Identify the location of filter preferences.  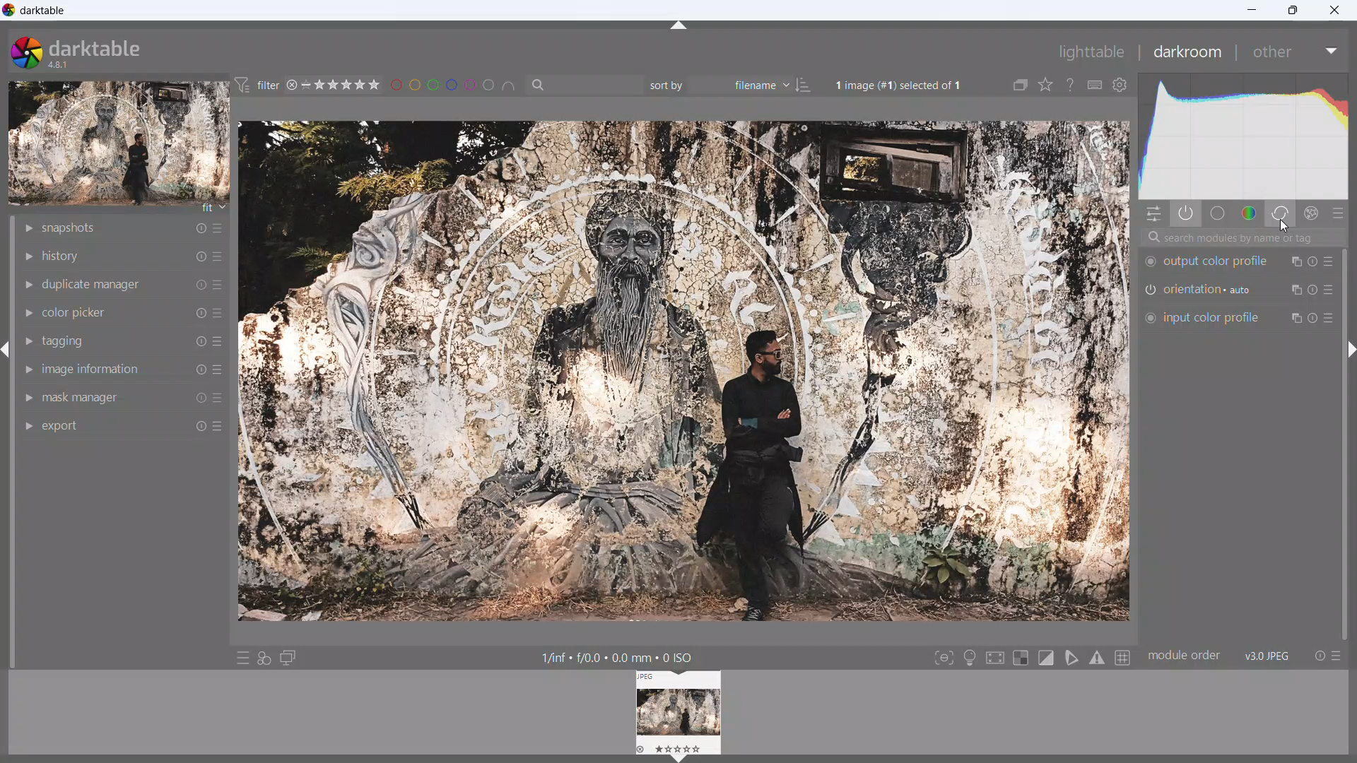
(257, 85).